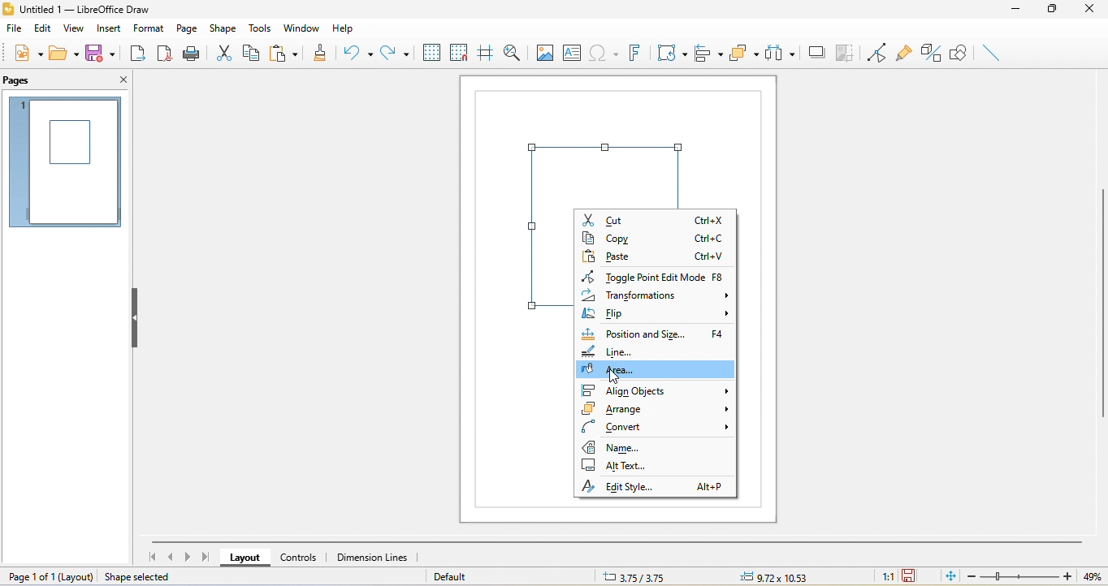 This screenshot has width=1108, height=586. Describe the element at coordinates (300, 556) in the screenshot. I see `controls` at that location.